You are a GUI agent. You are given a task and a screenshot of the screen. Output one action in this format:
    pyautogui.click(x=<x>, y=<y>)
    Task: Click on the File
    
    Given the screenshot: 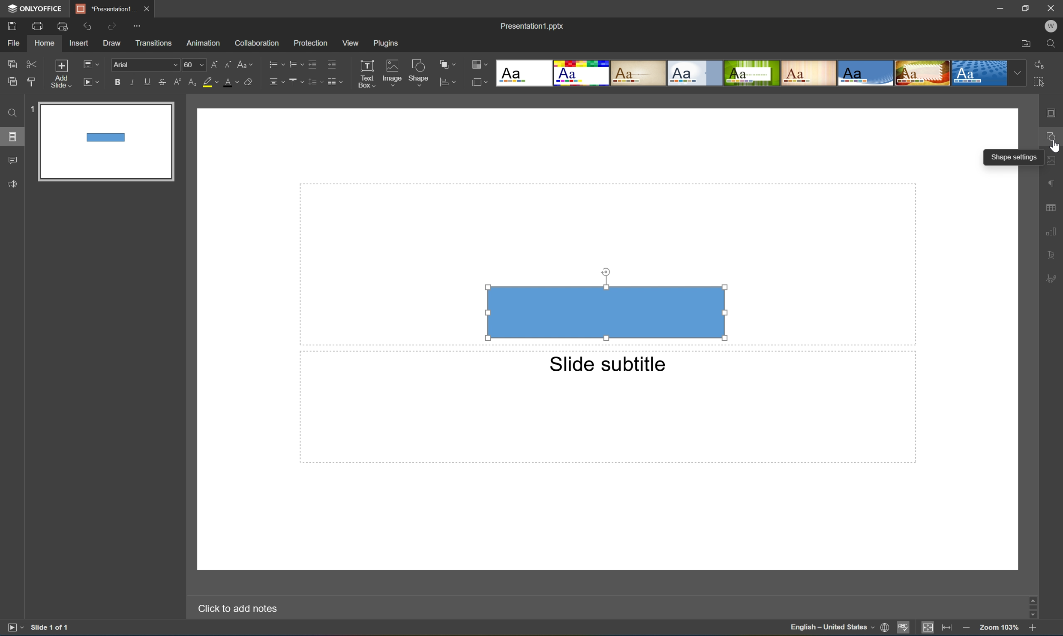 What is the action you would take?
    pyautogui.click(x=16, y=44)
    